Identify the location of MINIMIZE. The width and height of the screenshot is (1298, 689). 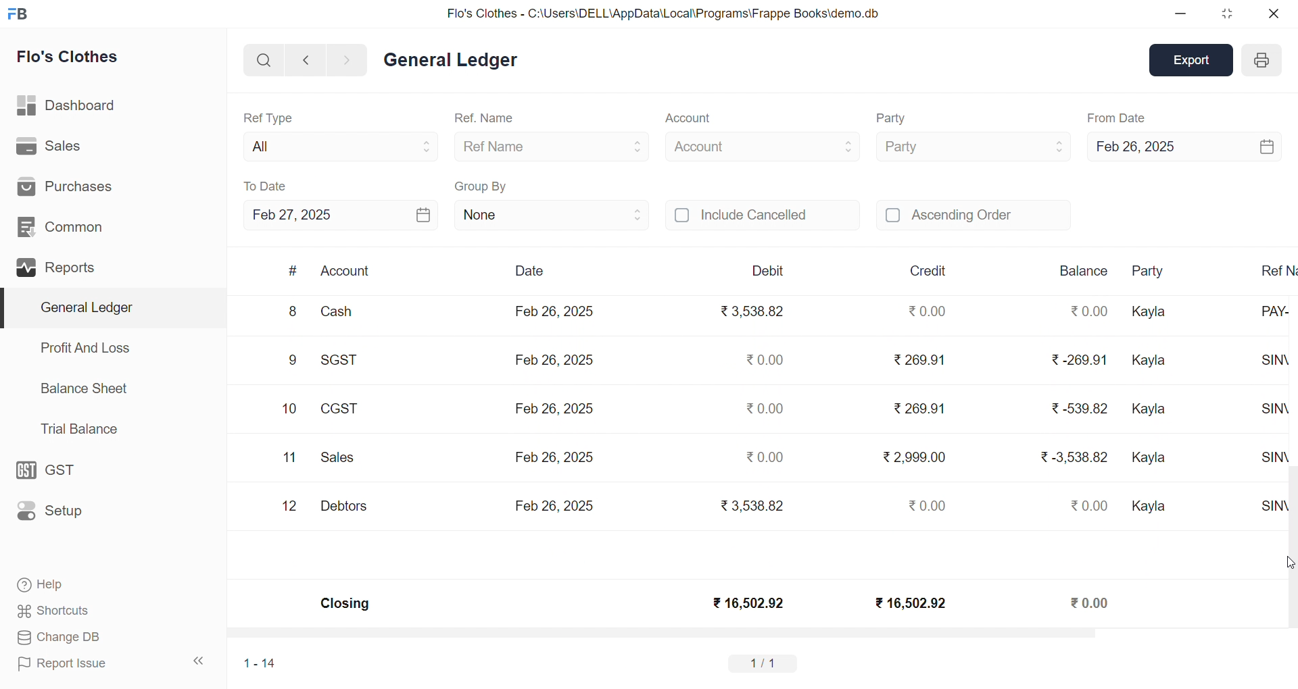
(1181, 15).